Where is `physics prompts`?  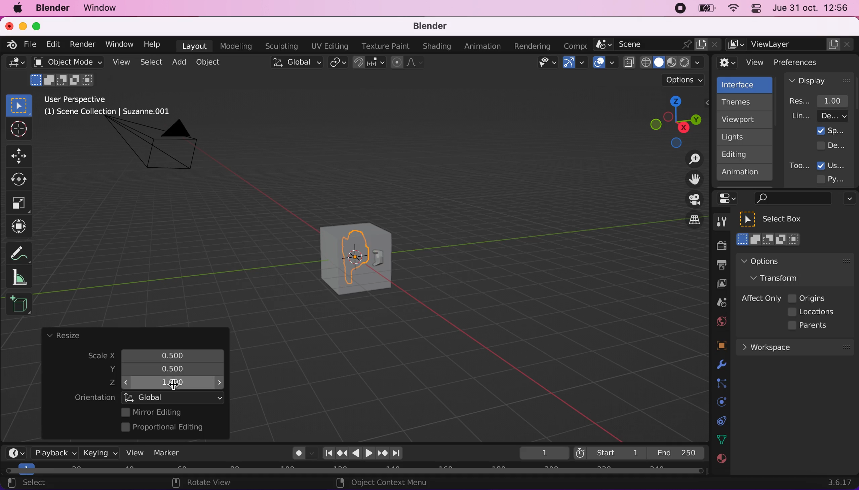
physics prompts is located at coordinates (717, 403).